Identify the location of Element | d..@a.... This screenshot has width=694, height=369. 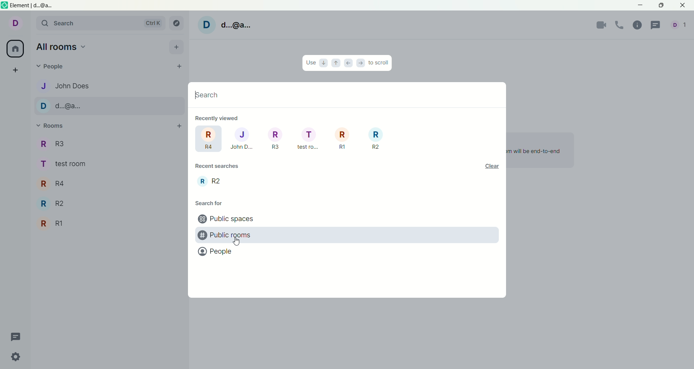
(32, 5).